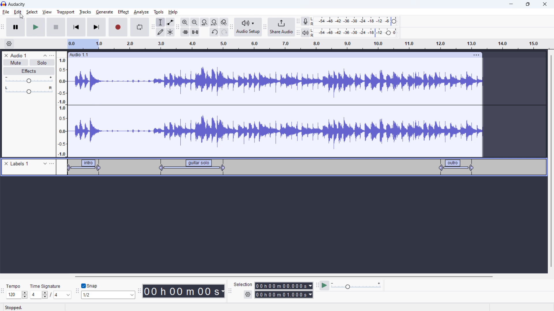 The image size is (554, 311). What do you see at coordinates (15, 286) in the screenshot?
I see `tempo` at bounding box center [15, 286].